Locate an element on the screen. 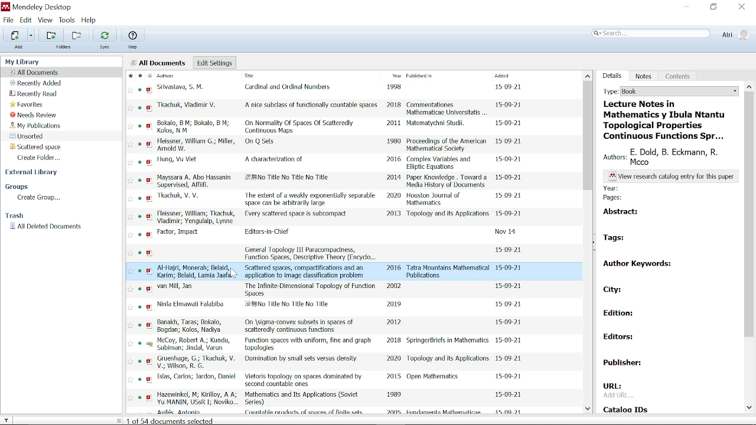 This screenshot has height=425, width=756. title is located at coordinates (307, 271).